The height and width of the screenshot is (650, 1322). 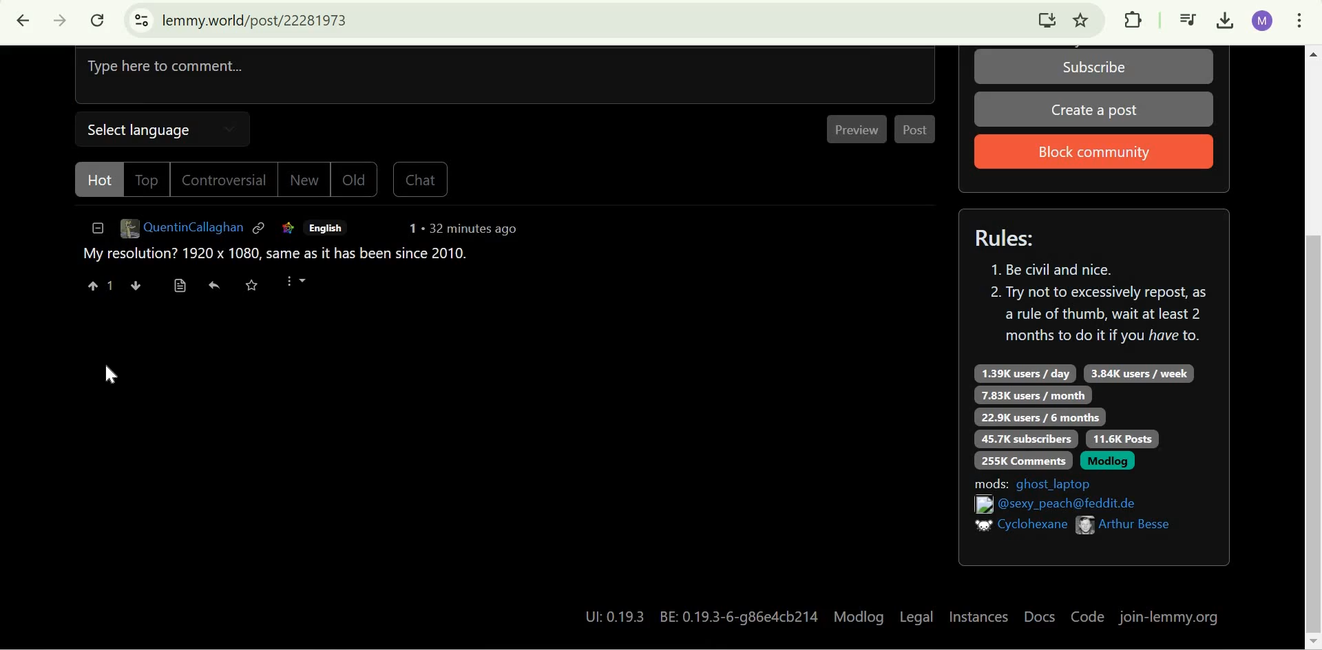 What do you see at coordinates (1122, 439) in the screenshot?
I see `11.6K posts` at bounding box center [1122, 439].